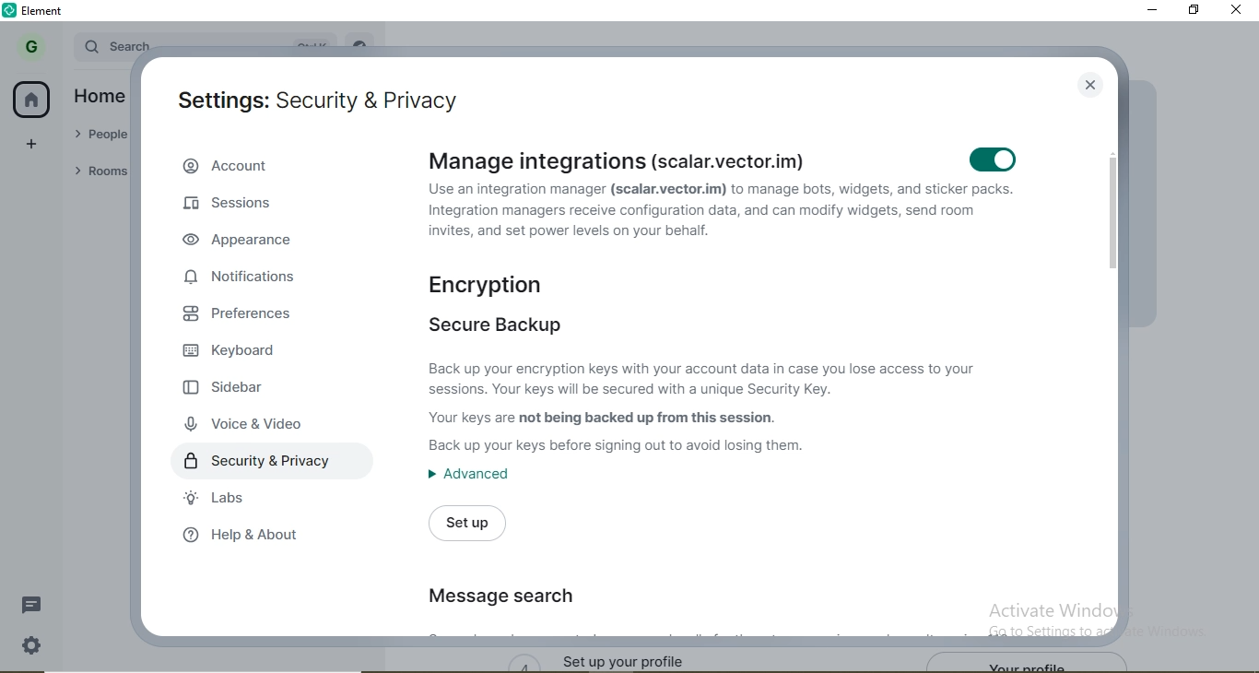 The height and width of the screenshot is (673, 1259). I want to click on search bar, so click(117, 45).